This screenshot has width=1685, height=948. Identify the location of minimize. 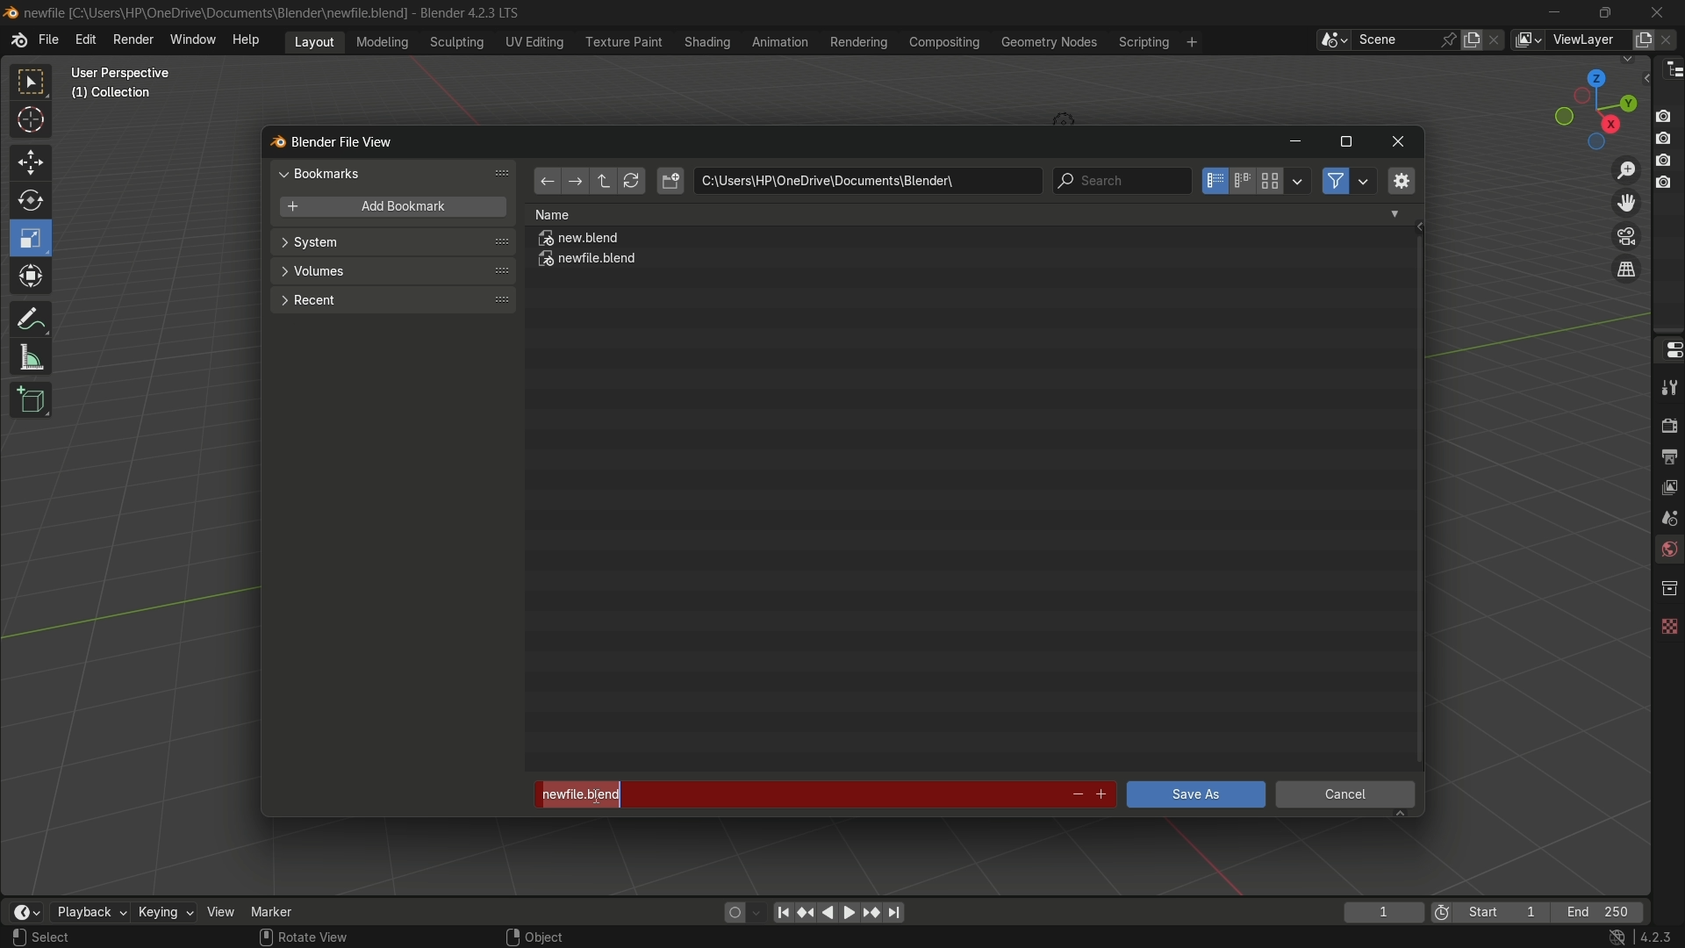
(1555, 12).